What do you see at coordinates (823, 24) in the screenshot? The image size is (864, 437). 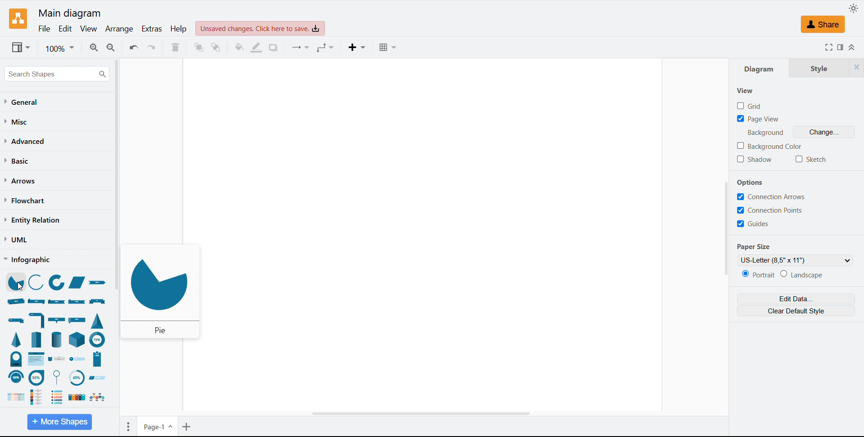 I see `Share ` at bounding box center [823, 24].